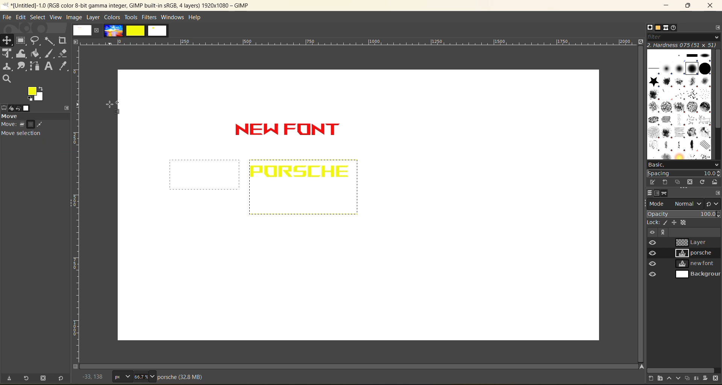 This screenshot has width=722, height=385. Describe the element at coordinates (717, 89) in the screenshot. I see `vertical scroll bar` at that location.